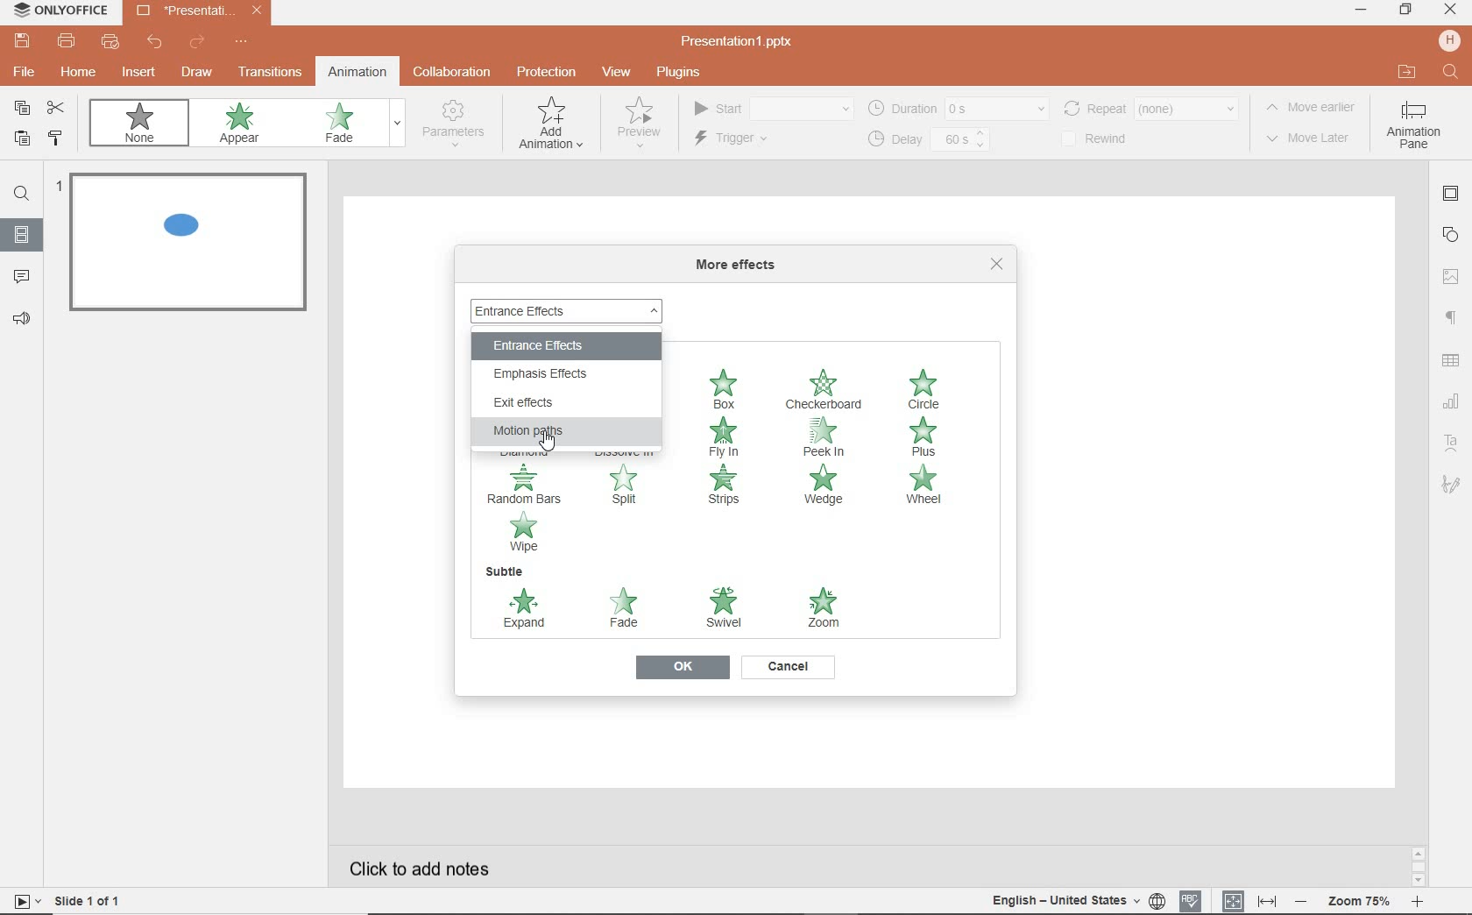 The width and height of the screenshot is (1472, 915). I want to click on slide settings, so click(1453, 196).